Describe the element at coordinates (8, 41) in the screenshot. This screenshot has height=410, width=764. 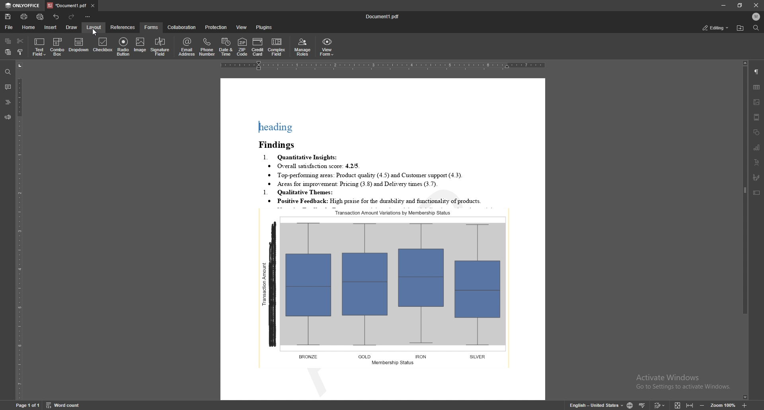
I see `copy` at that location.